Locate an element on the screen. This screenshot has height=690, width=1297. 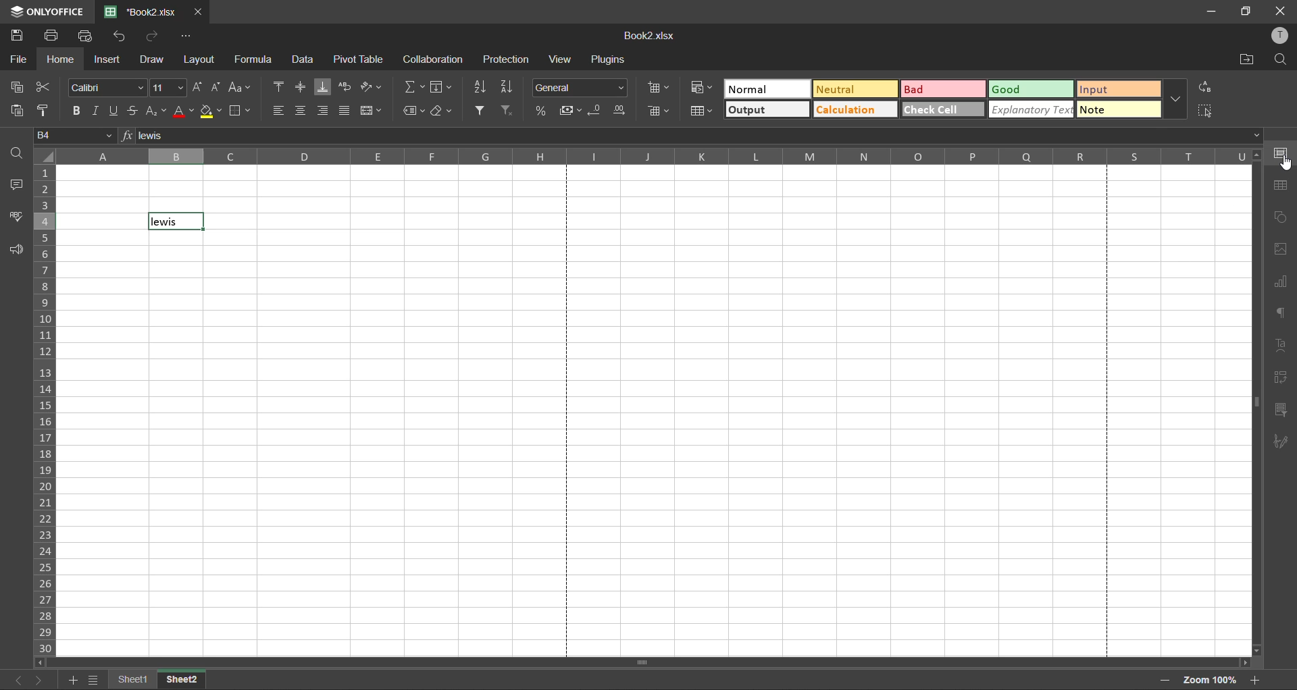
protection is located at coordinates (506, 59).